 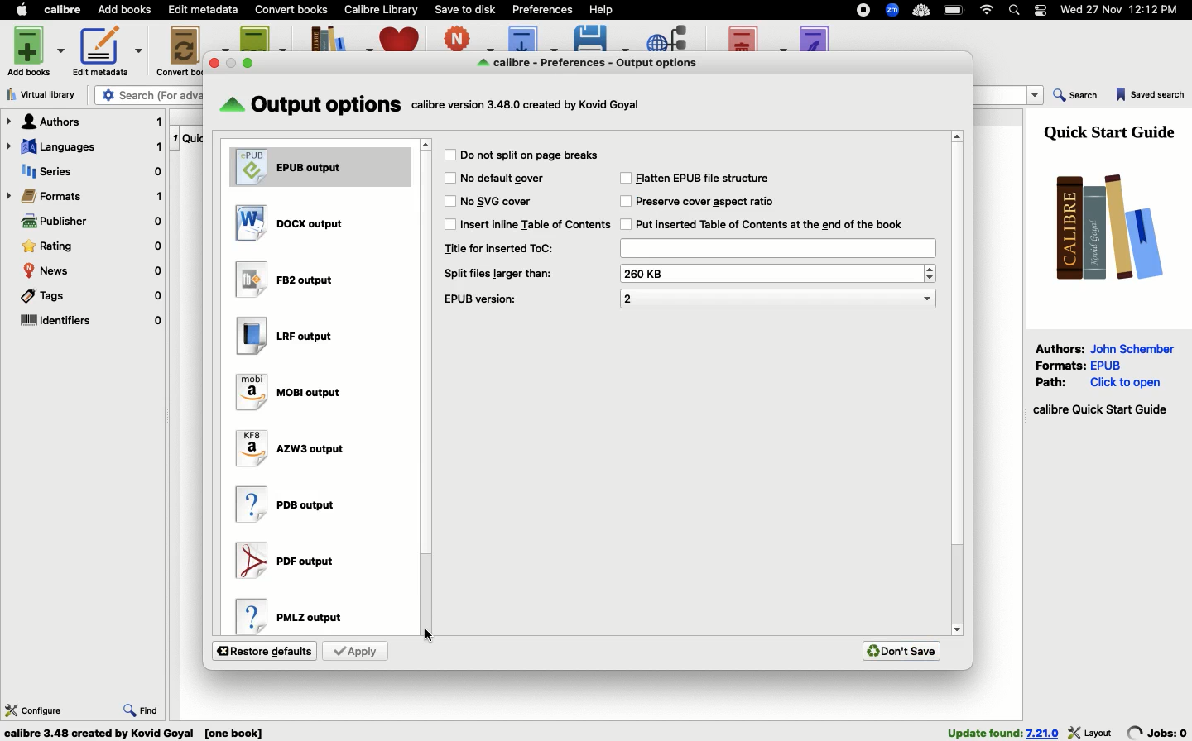 What do you see at coordinates (503, 178) in the screenshot?
I see `No default cover` at bounding box center [503, 178].